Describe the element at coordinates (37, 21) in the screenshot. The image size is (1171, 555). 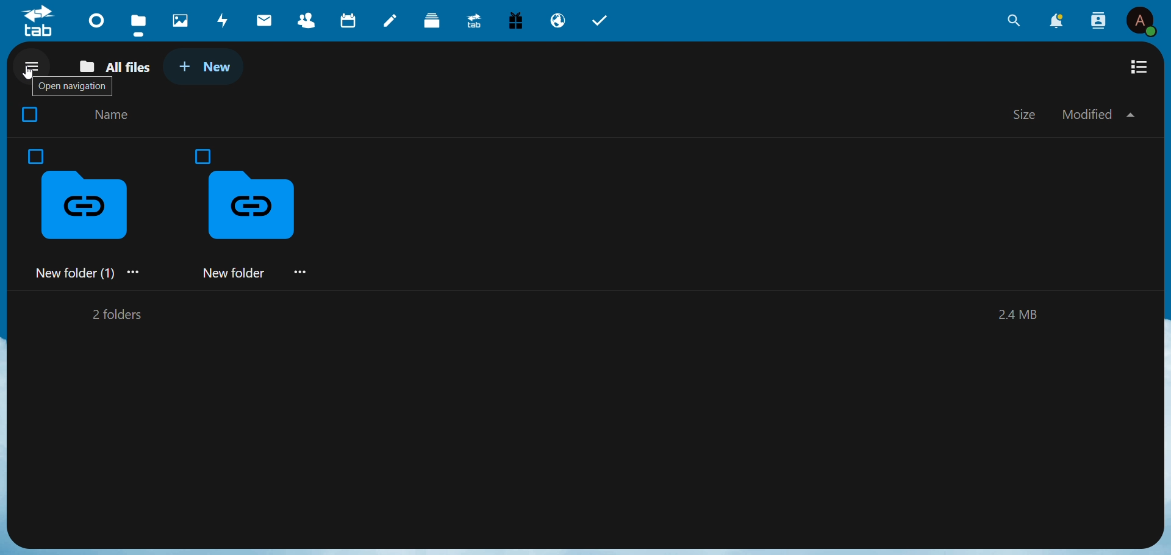
I see `logo` at that location.